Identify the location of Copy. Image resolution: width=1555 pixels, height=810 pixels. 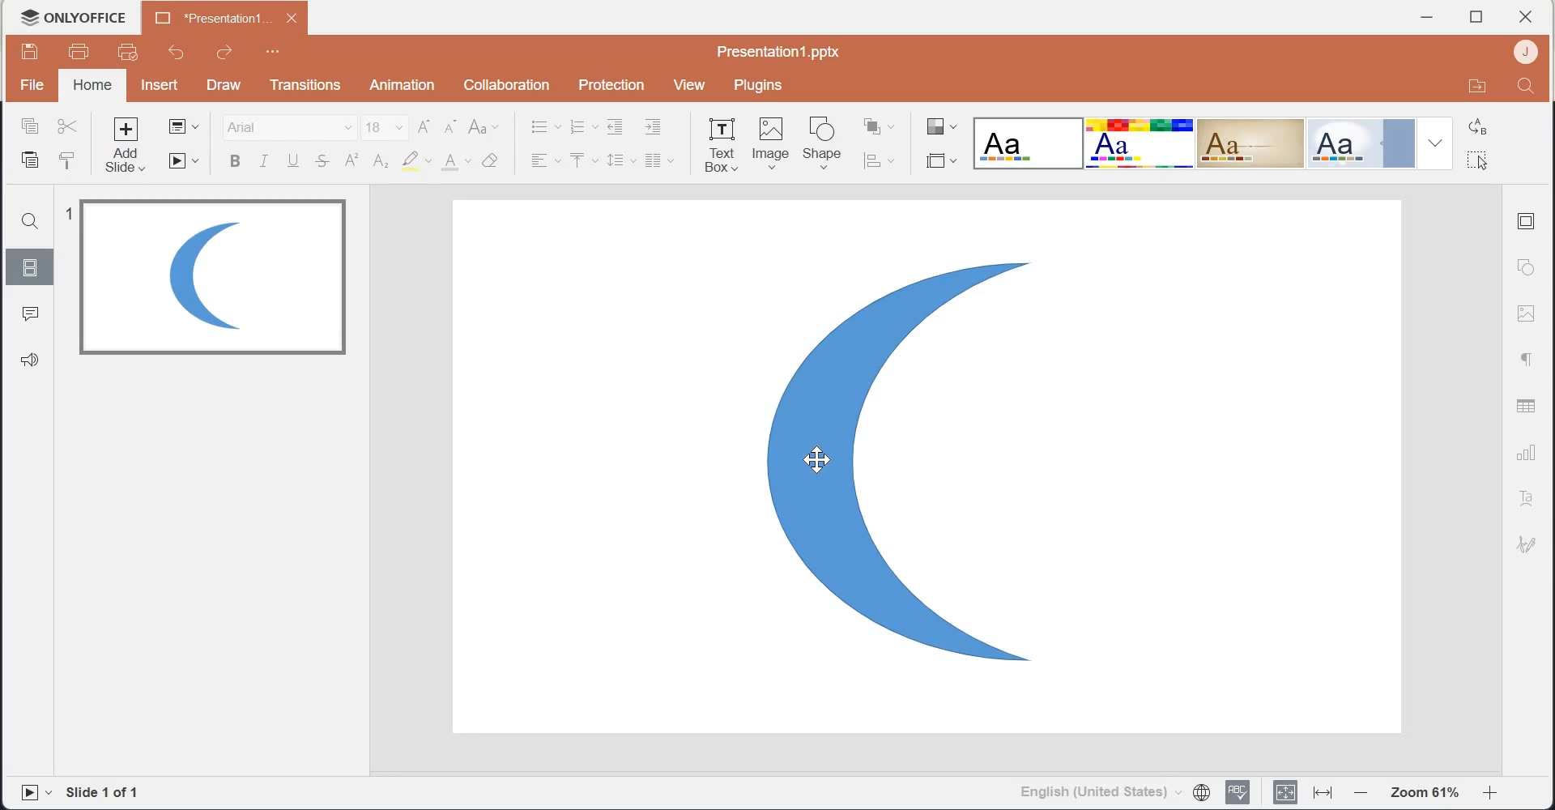
(30, 126).